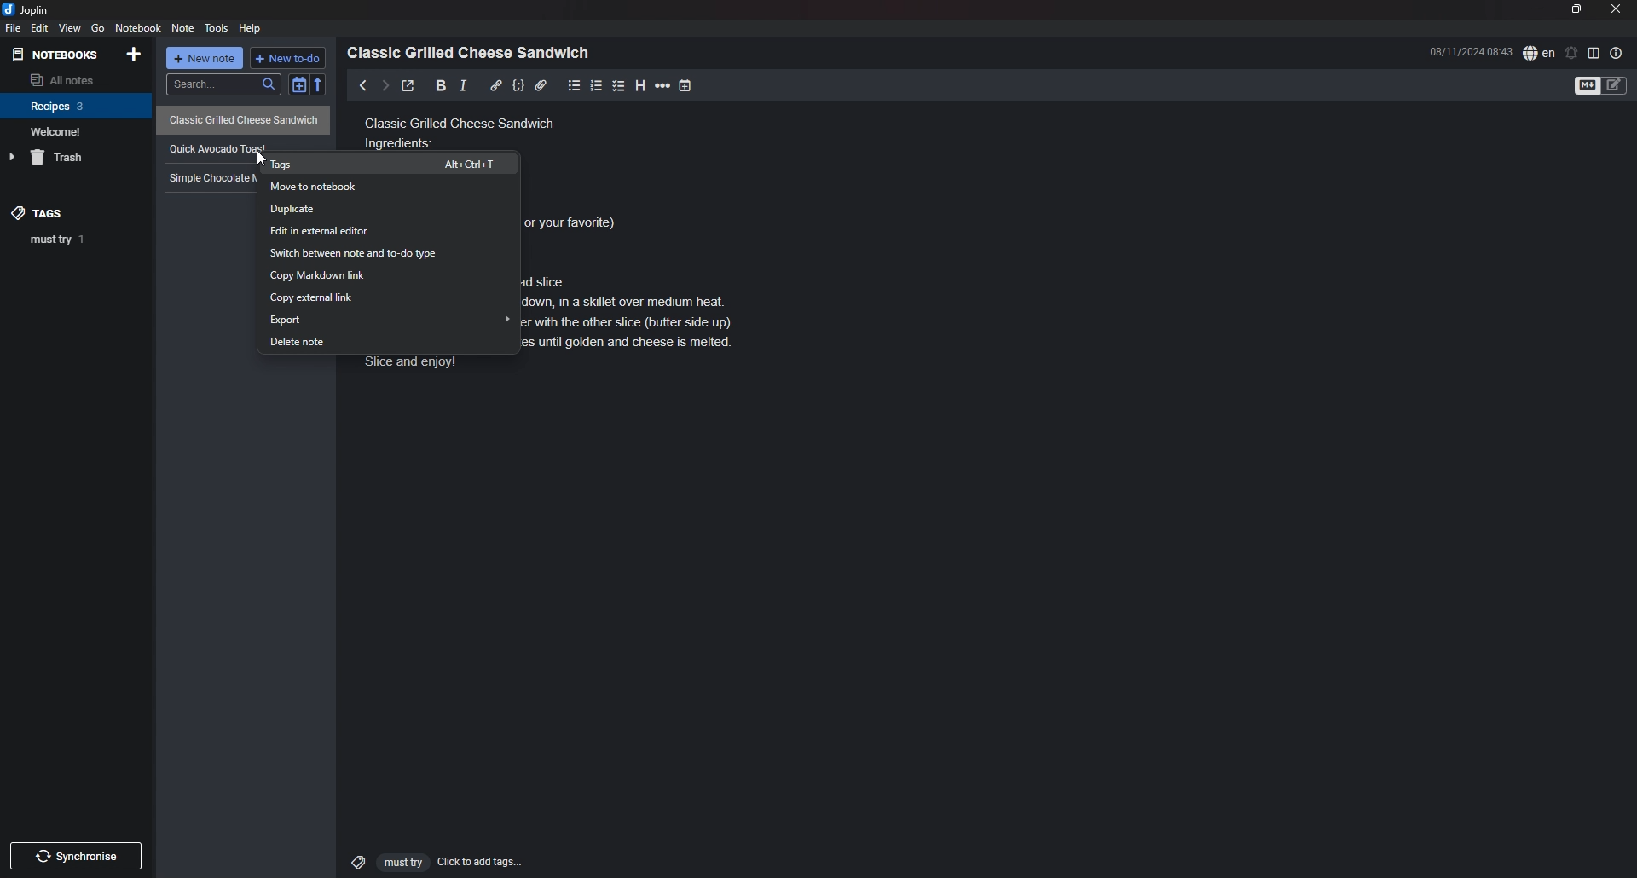 This screenshot has height=878, width=1637. Describe the element at coordinates (73, 79) in the screenshot. I see `all notes` at that location.